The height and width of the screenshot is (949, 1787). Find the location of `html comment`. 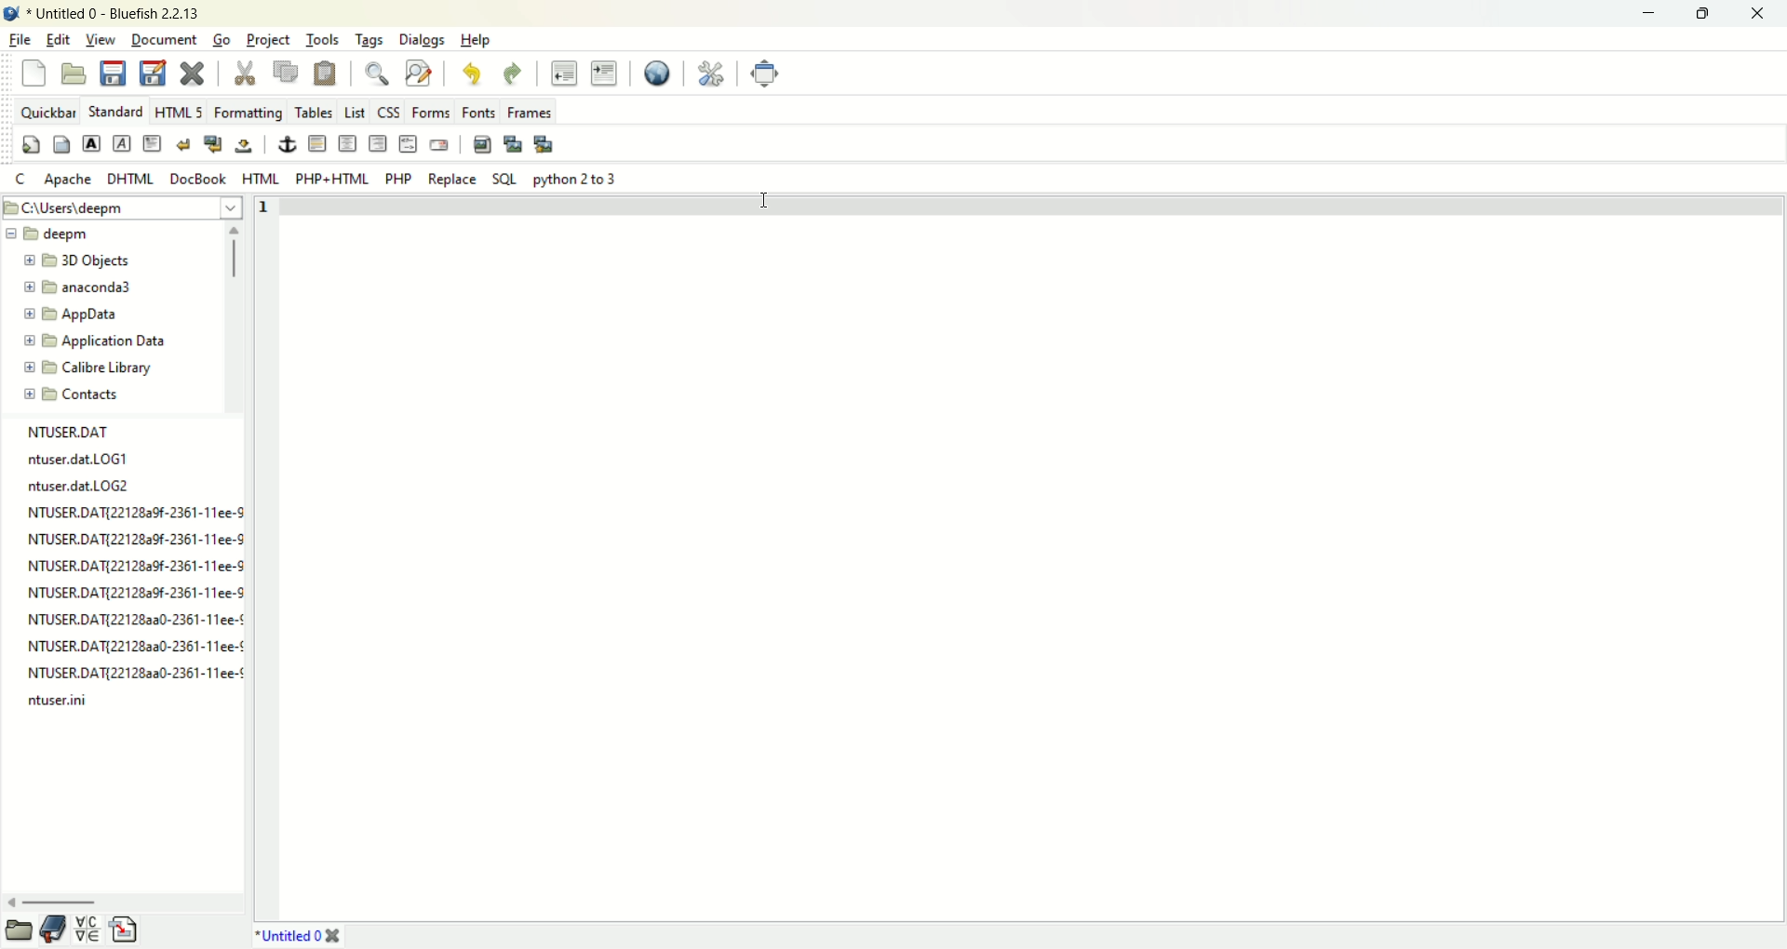

html comment is located at coordinates (407, 144).